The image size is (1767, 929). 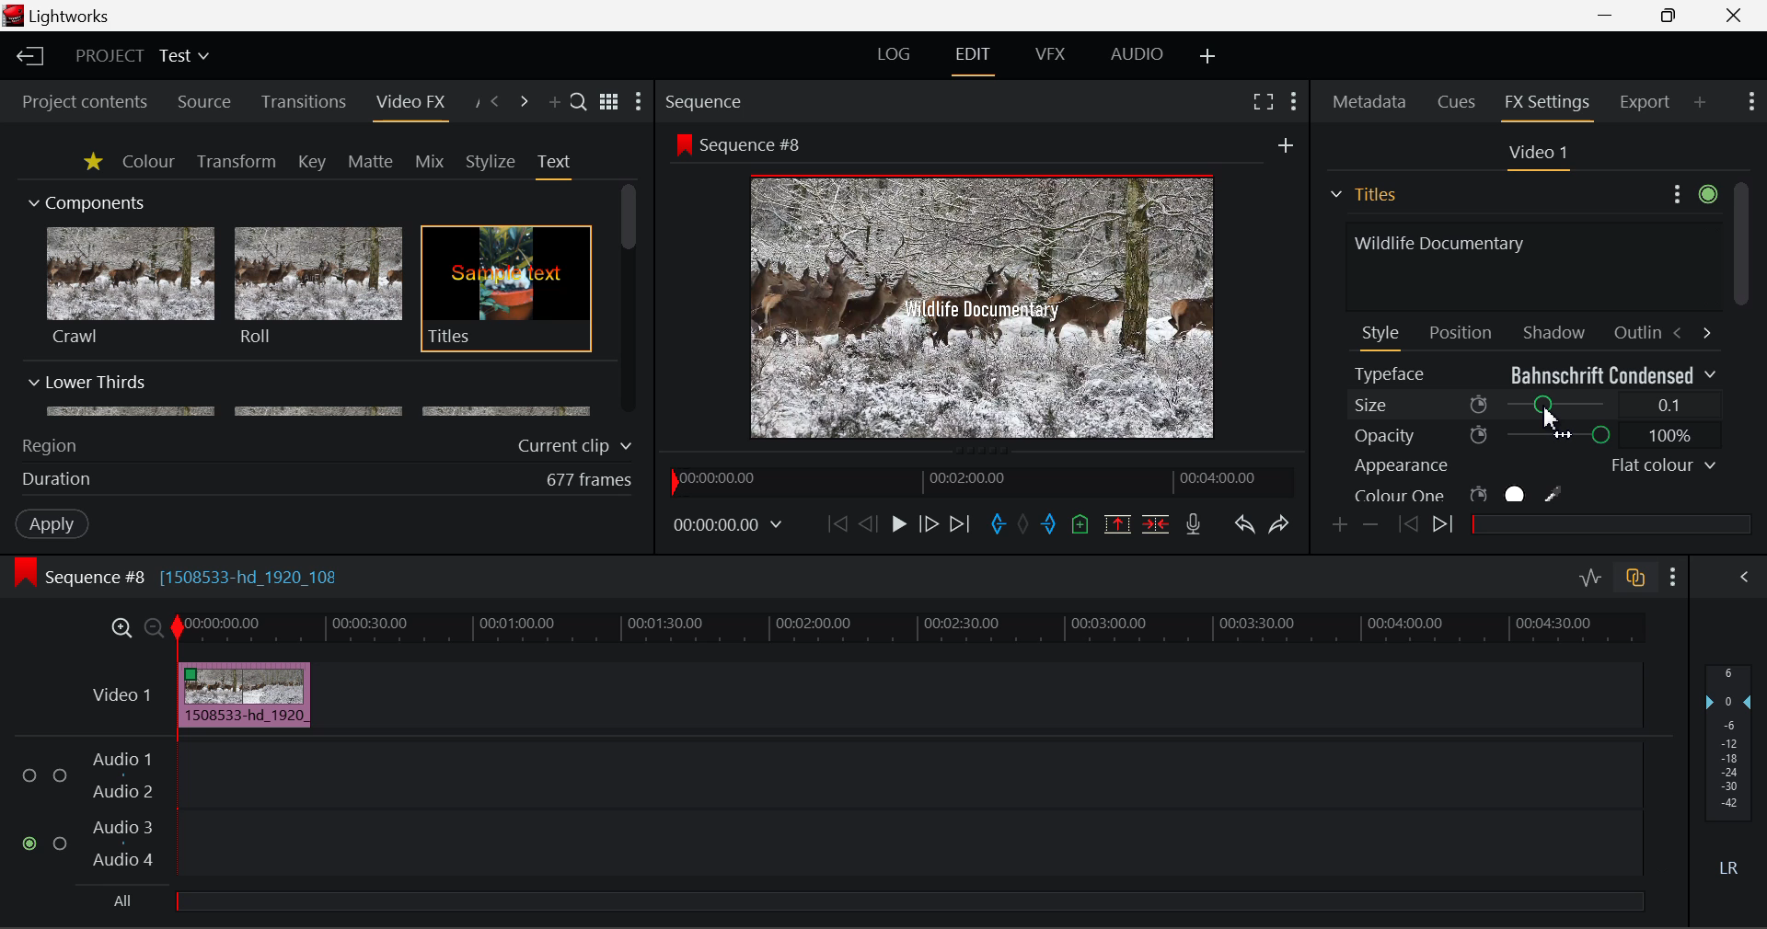 I want to click on Project Title, so click(x=144, y=54).